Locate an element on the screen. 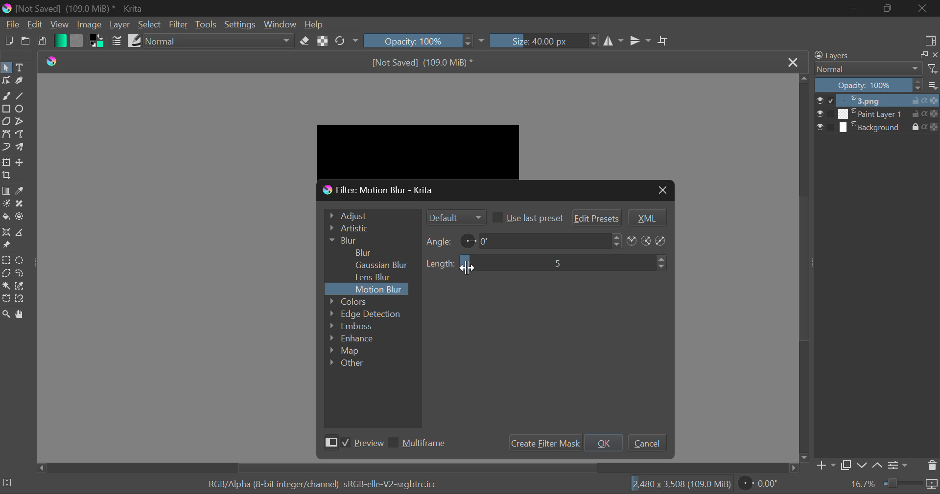 The width and height of the screenshot is (940, 494). Settings is located at coordinates (900, 464).